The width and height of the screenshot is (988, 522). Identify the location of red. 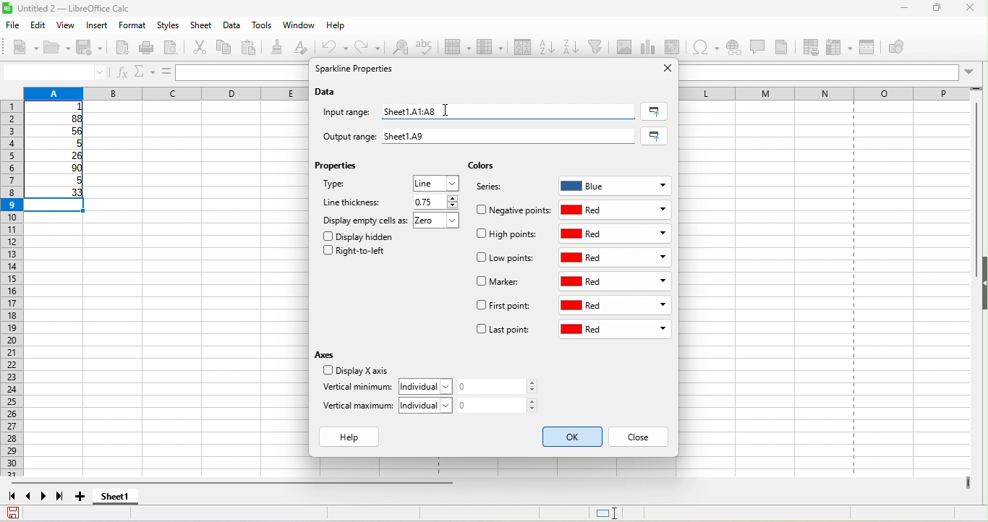
(618, 281).